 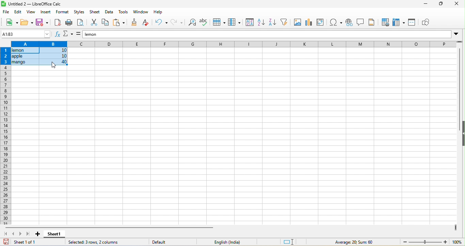 What do you see at coordinates (5, 136) in the screenshot?
I see `rows` at bounding box center [5, 136].